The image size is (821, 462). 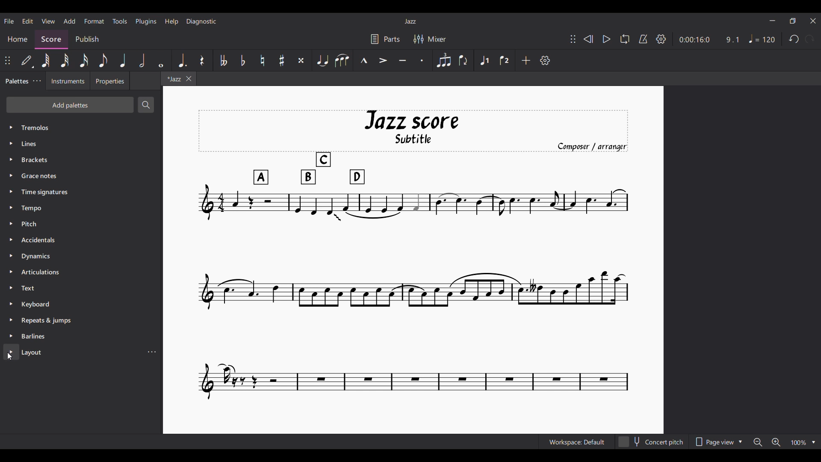 What do you see at coordinates (201, 21) in the screenshot?
I see `Diagnostic menu` at bounding box center [201, 21].